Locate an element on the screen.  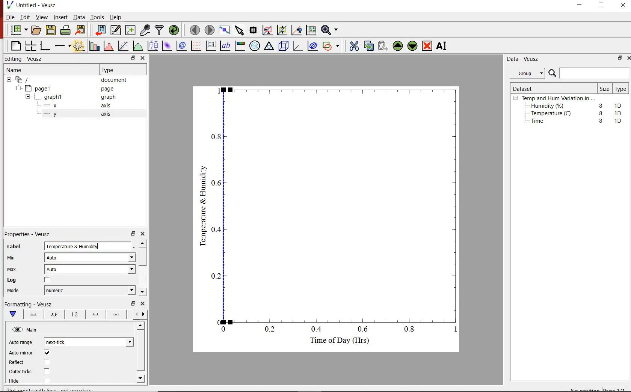
1 is located at coordinates (217, 90).